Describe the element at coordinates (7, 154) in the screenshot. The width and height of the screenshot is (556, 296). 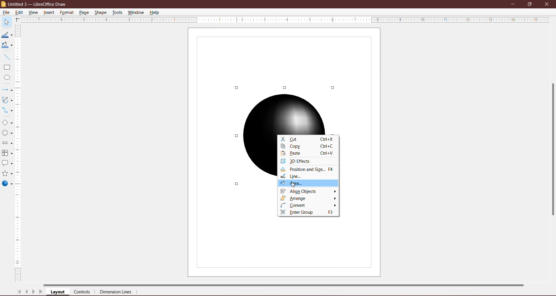
I see `Flowchart` at that location.